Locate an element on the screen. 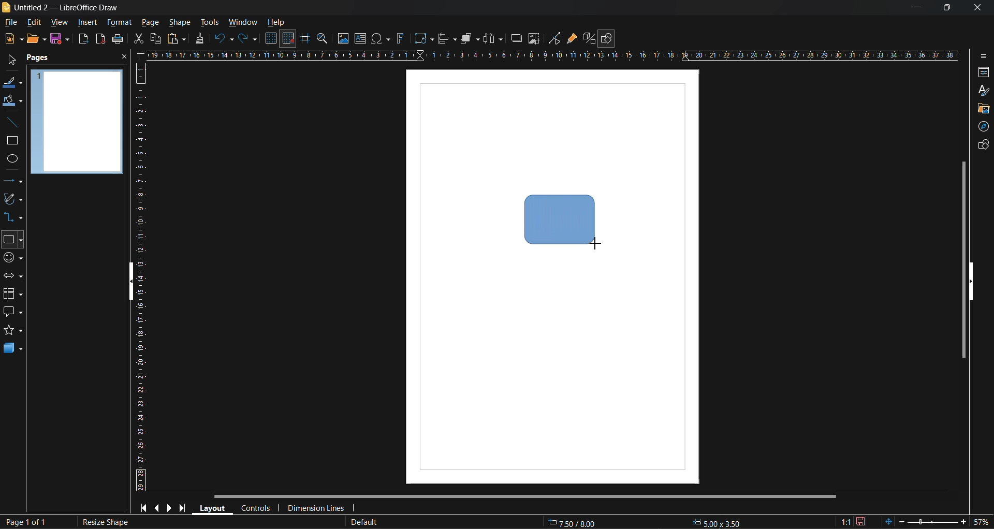 Image resolution: width=994 pixels, height=529 pixels. properties is located at coordinates (981, 73).